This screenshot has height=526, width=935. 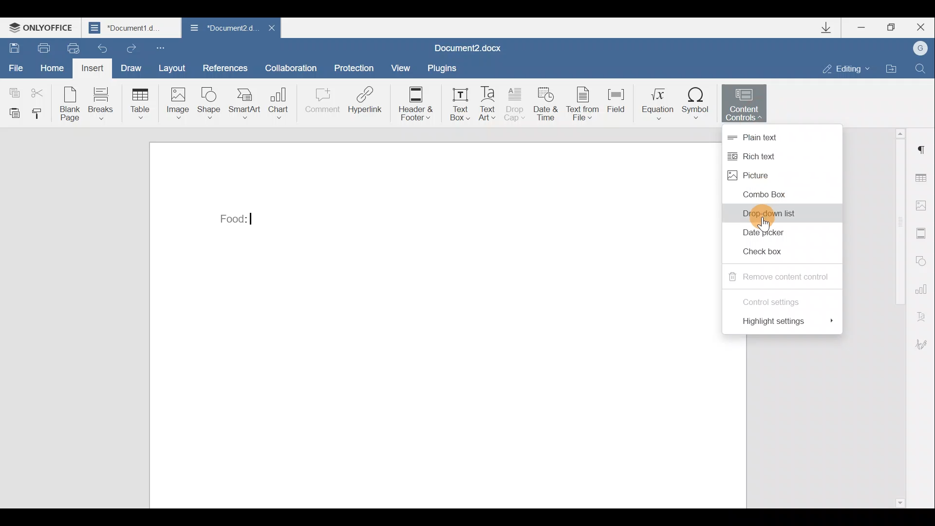 What do you see at coordinates (130, 67) in the screenshot?
I see `Draw` at bounding box center [130, 67].